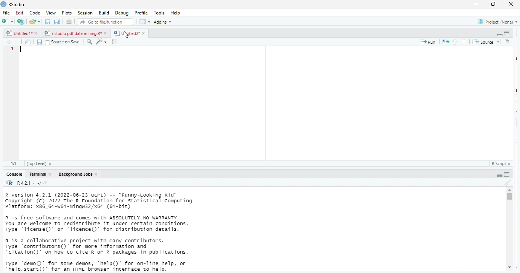  What do you see at coordinates (178, 13) in the screenshot?
I see `help` at bounding box center [178, 13].